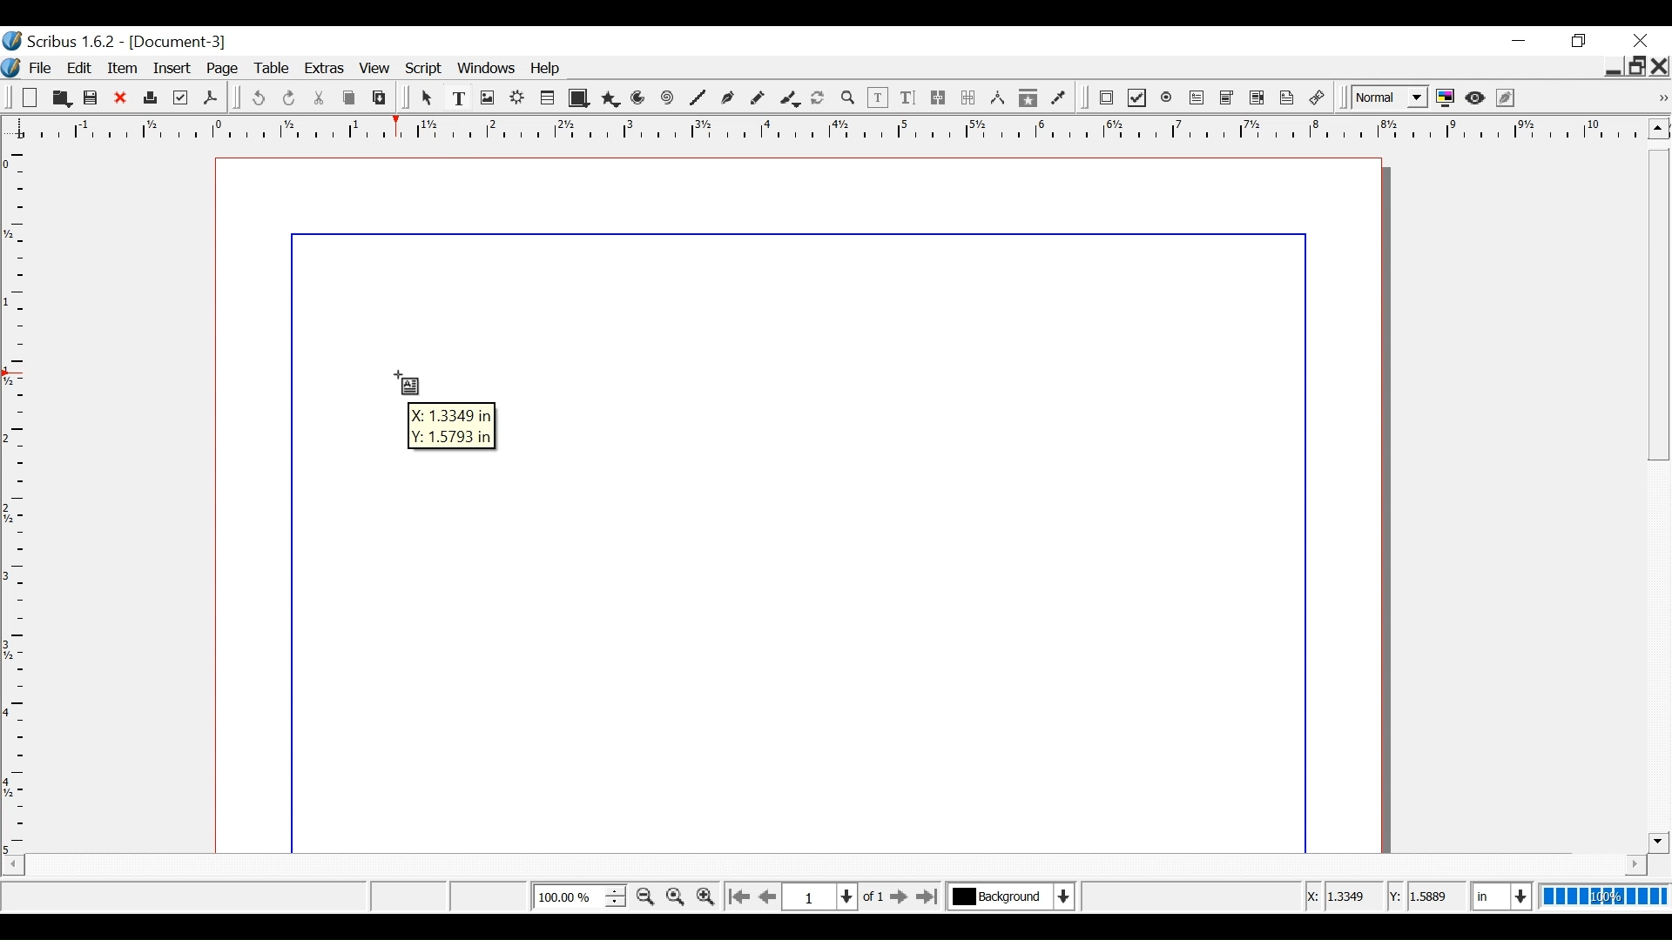  What do you see at coordinates (1499, 896) in the screenshot?
I see `Select the current unit` at bounding box center [1499, 896].